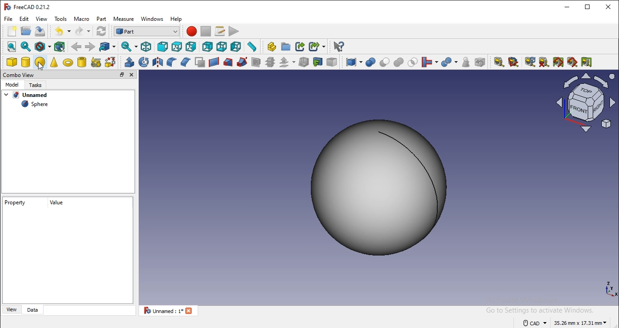  I want to click on sweep, so click(242, 62).